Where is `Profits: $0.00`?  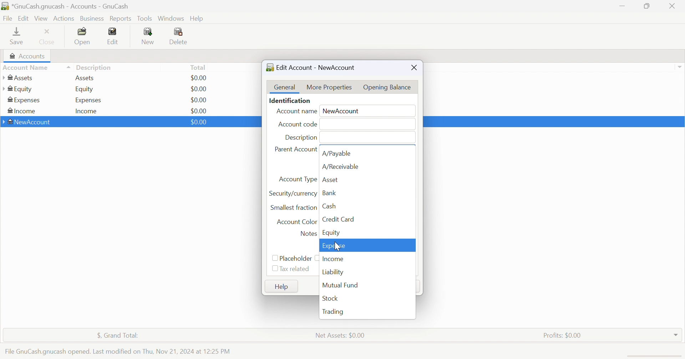 Profits: $0.00 is located at coordinates (564, 335).